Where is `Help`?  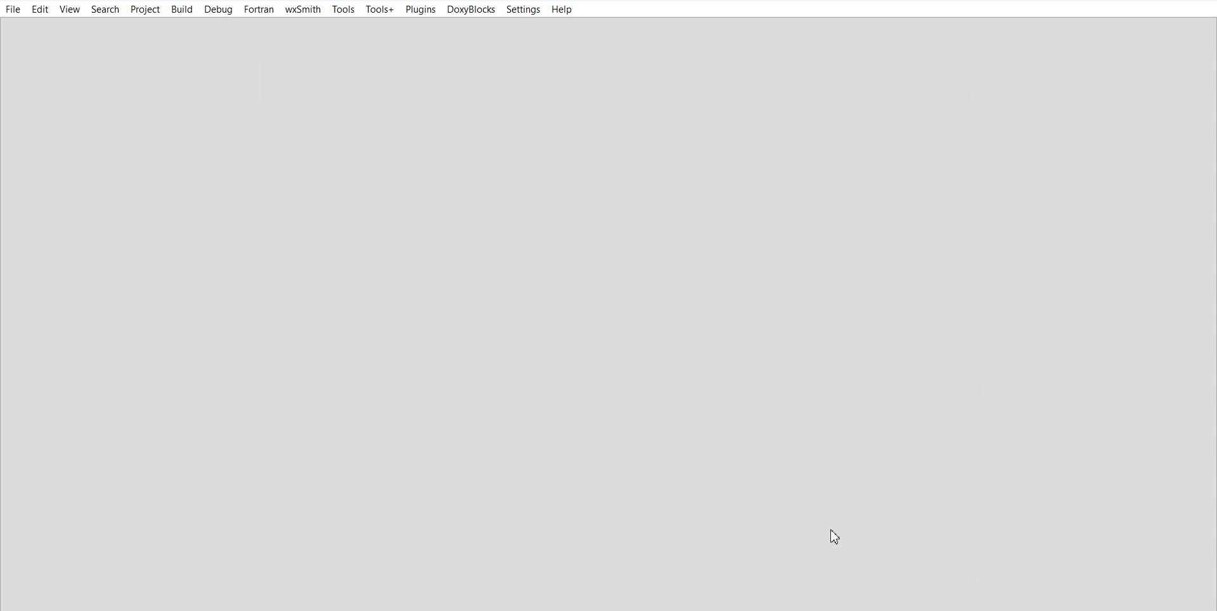 Help is located at coordinates (562, 10).